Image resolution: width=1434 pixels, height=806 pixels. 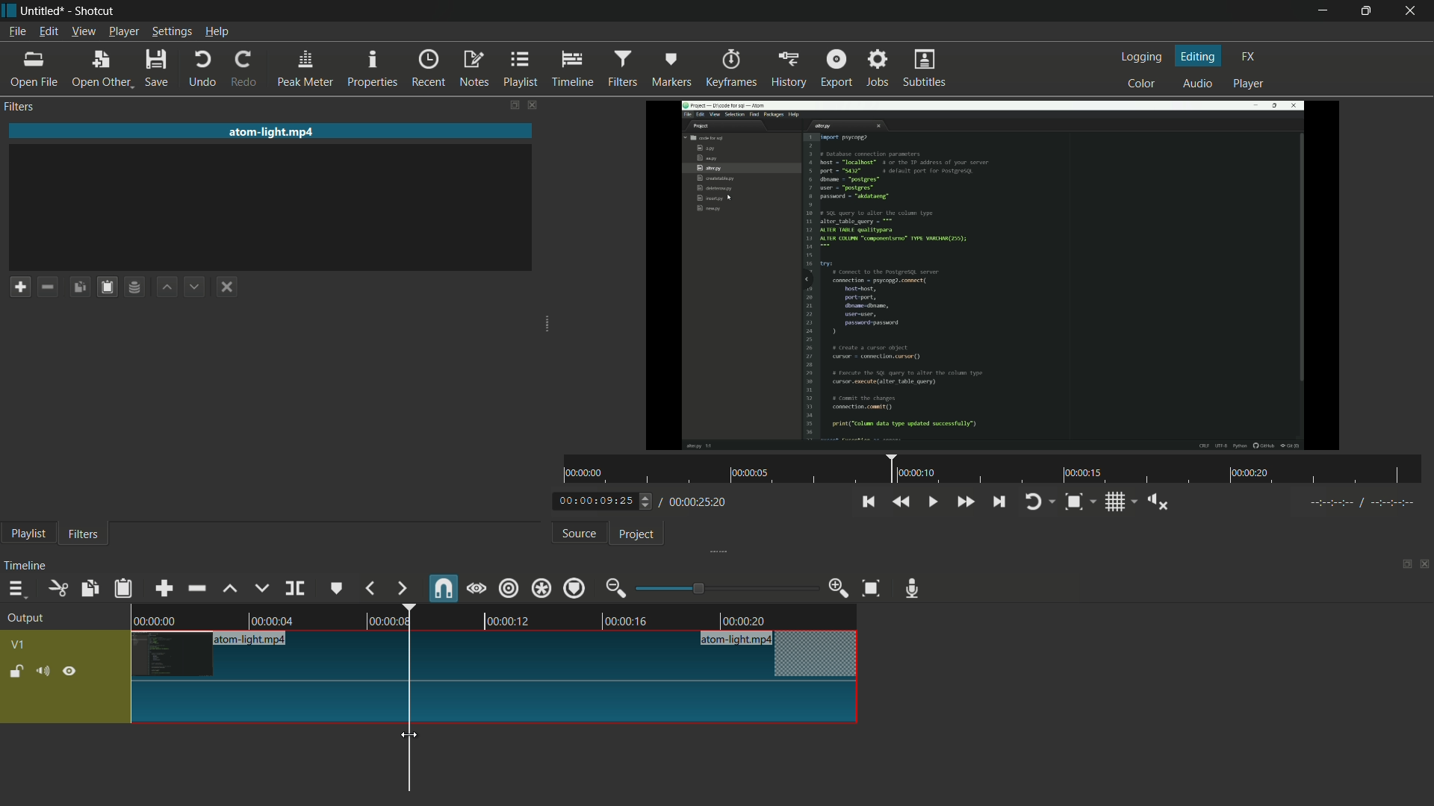 What do you see at coordinates (496, 704) in the screenshot?
I see `video track v1` at bounding box center [496, 704].